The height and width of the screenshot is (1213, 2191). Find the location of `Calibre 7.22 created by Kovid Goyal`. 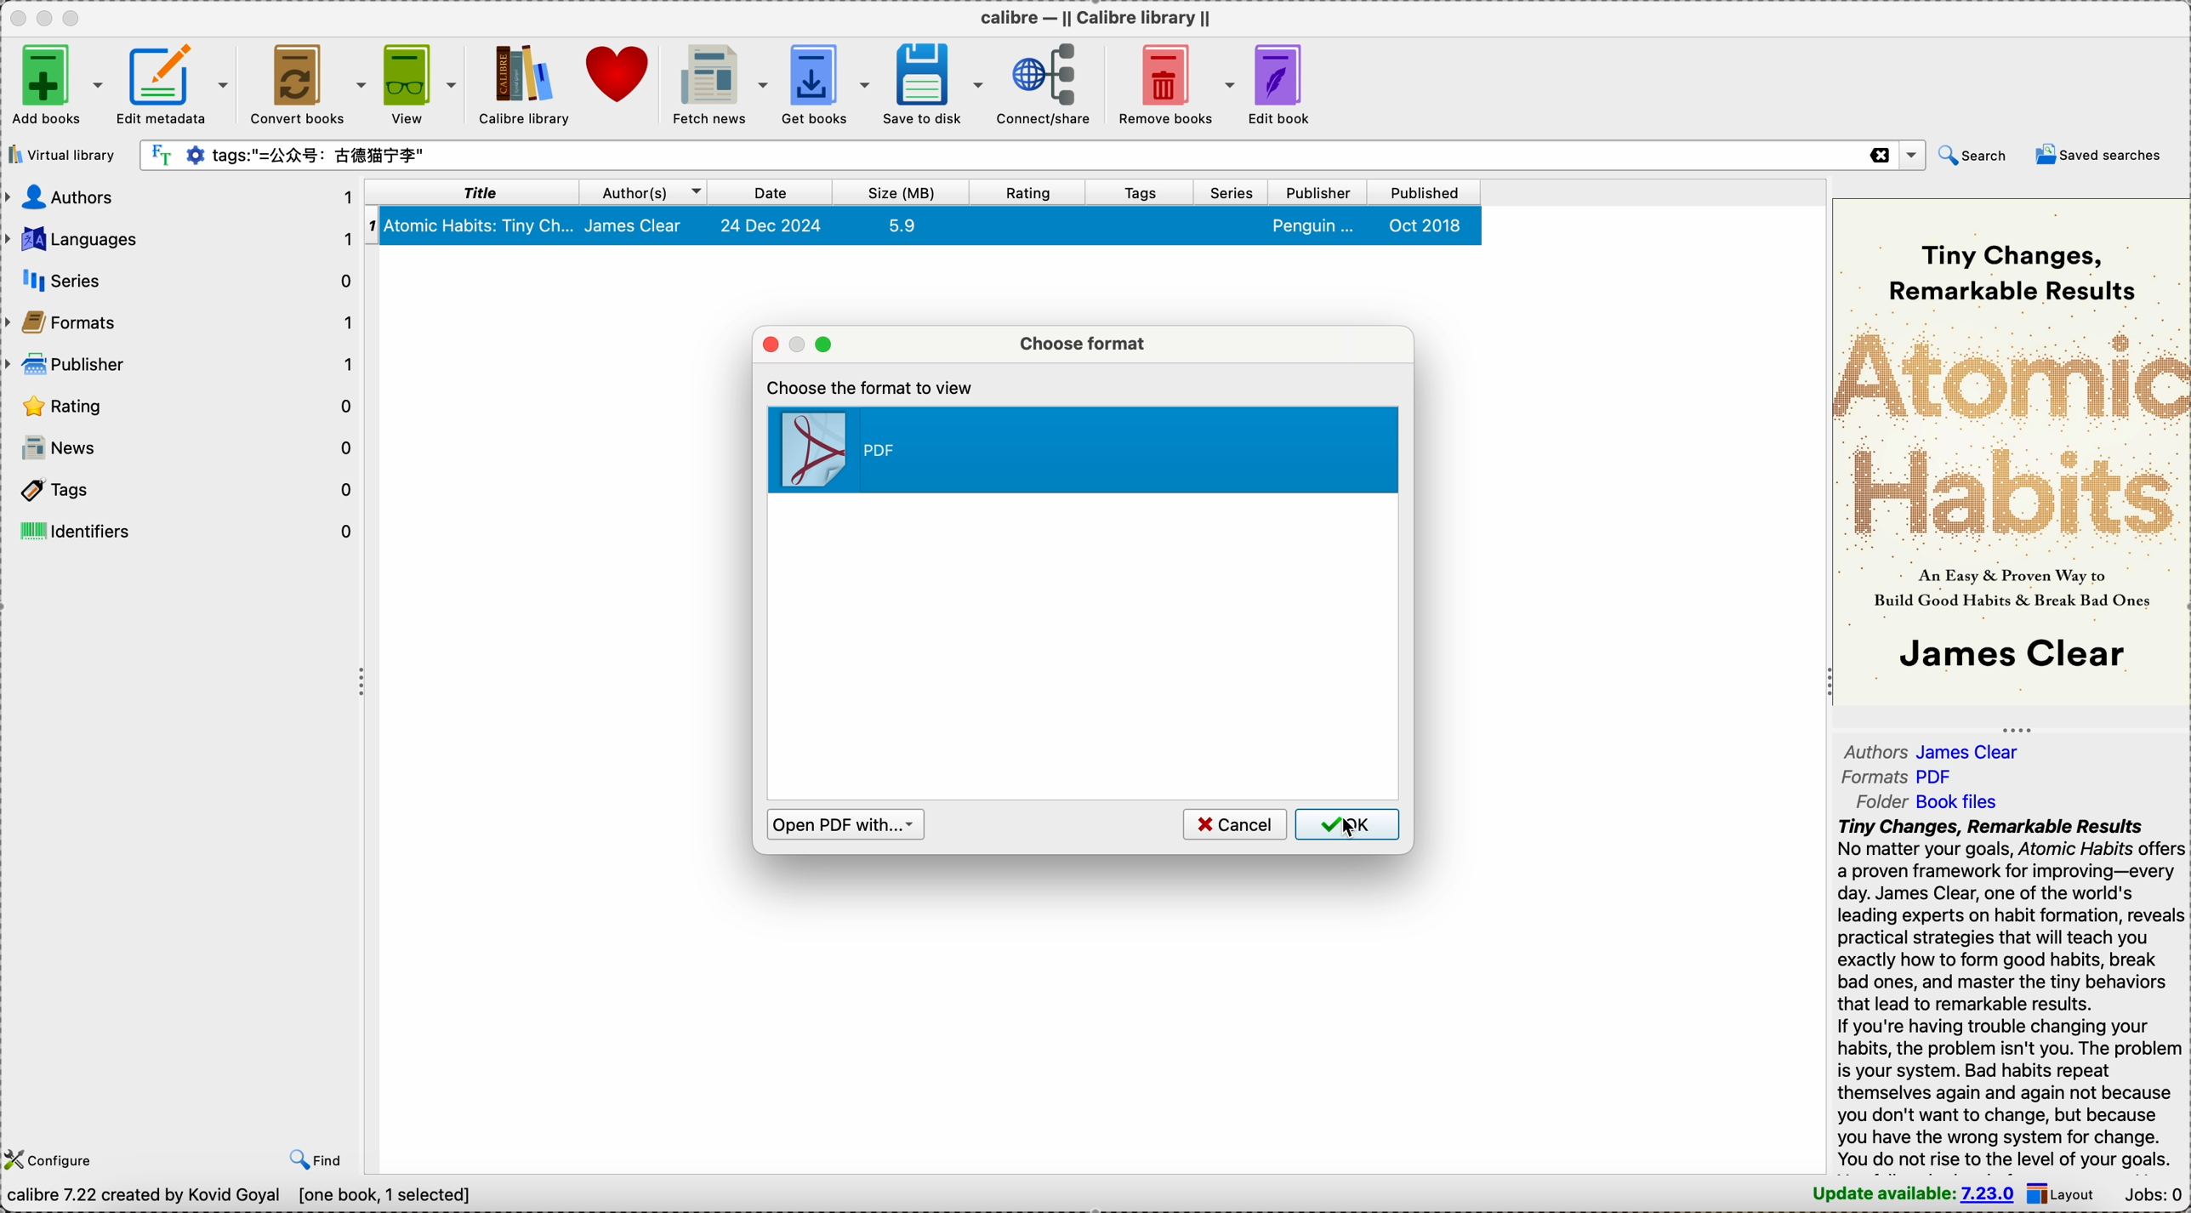

Calibre 7.22 created by Kovid Goyal is located at coordinates (245, 1198).